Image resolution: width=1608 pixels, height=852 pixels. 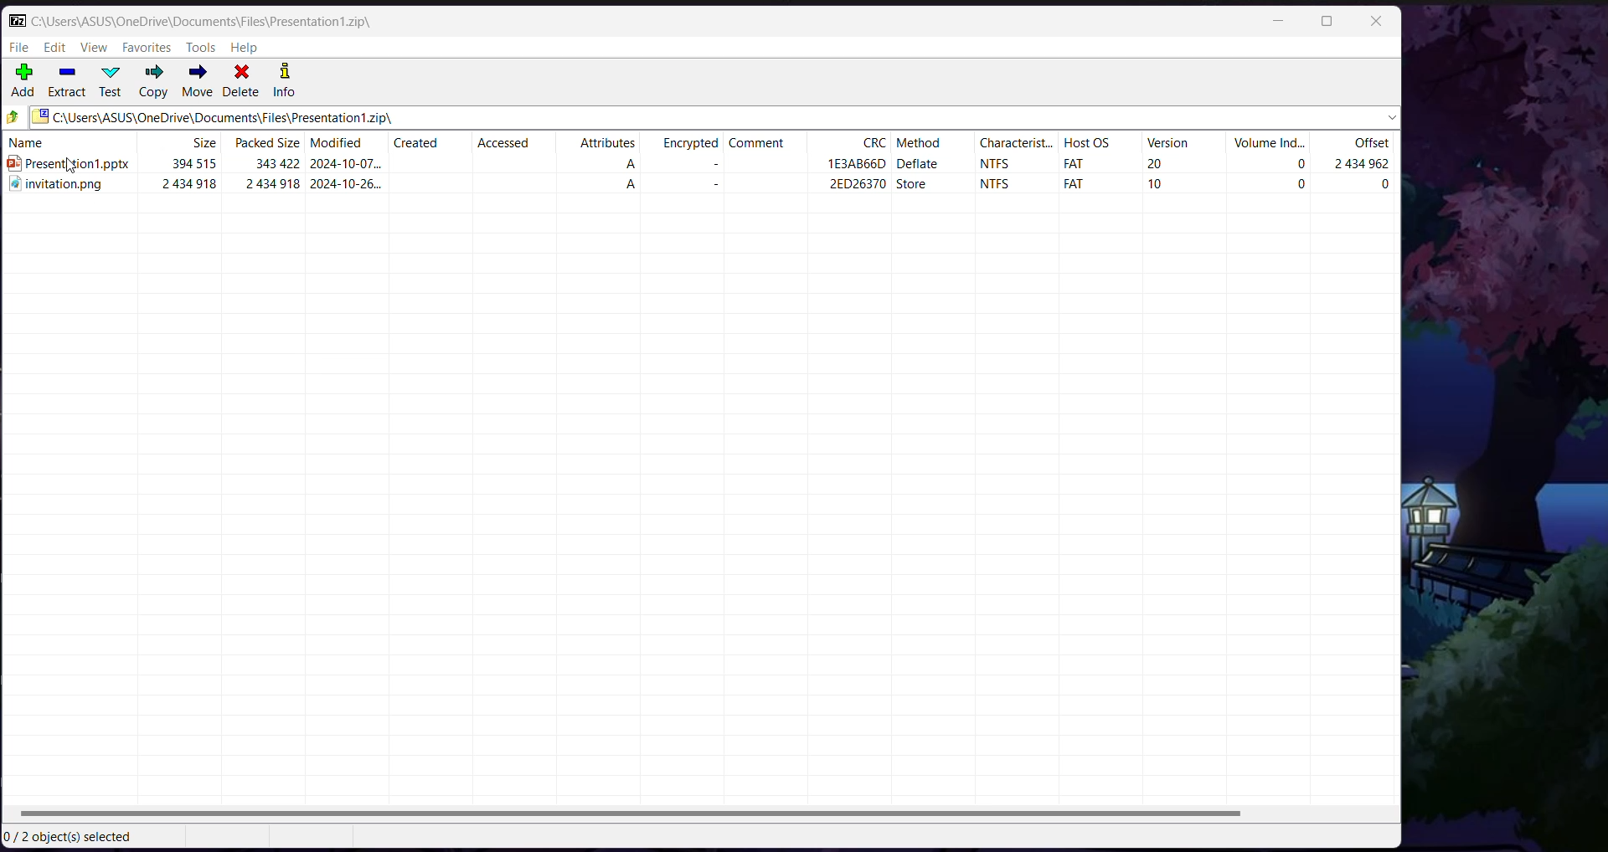 What do you see at coordinates (1168, 145) in the screenshot?
I see `Version` at bounding box center [1168, 145].